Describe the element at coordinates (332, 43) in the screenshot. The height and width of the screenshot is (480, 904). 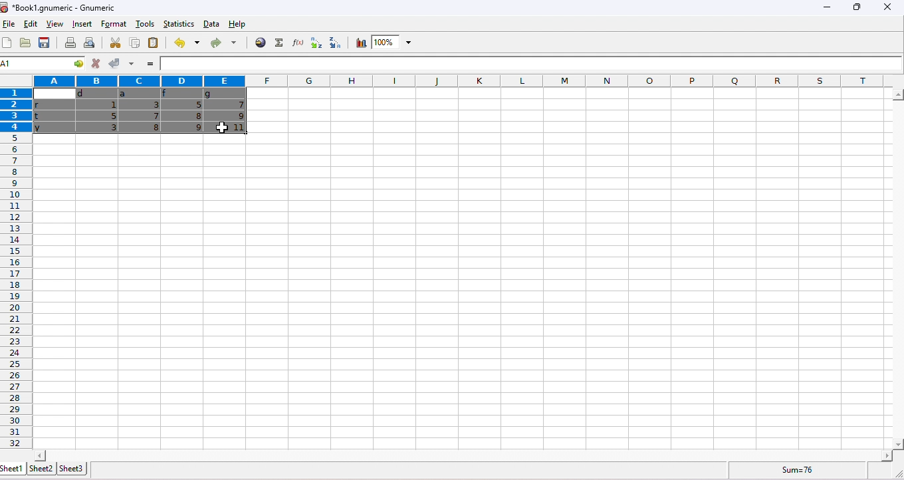
I see `sort descending` at that location.